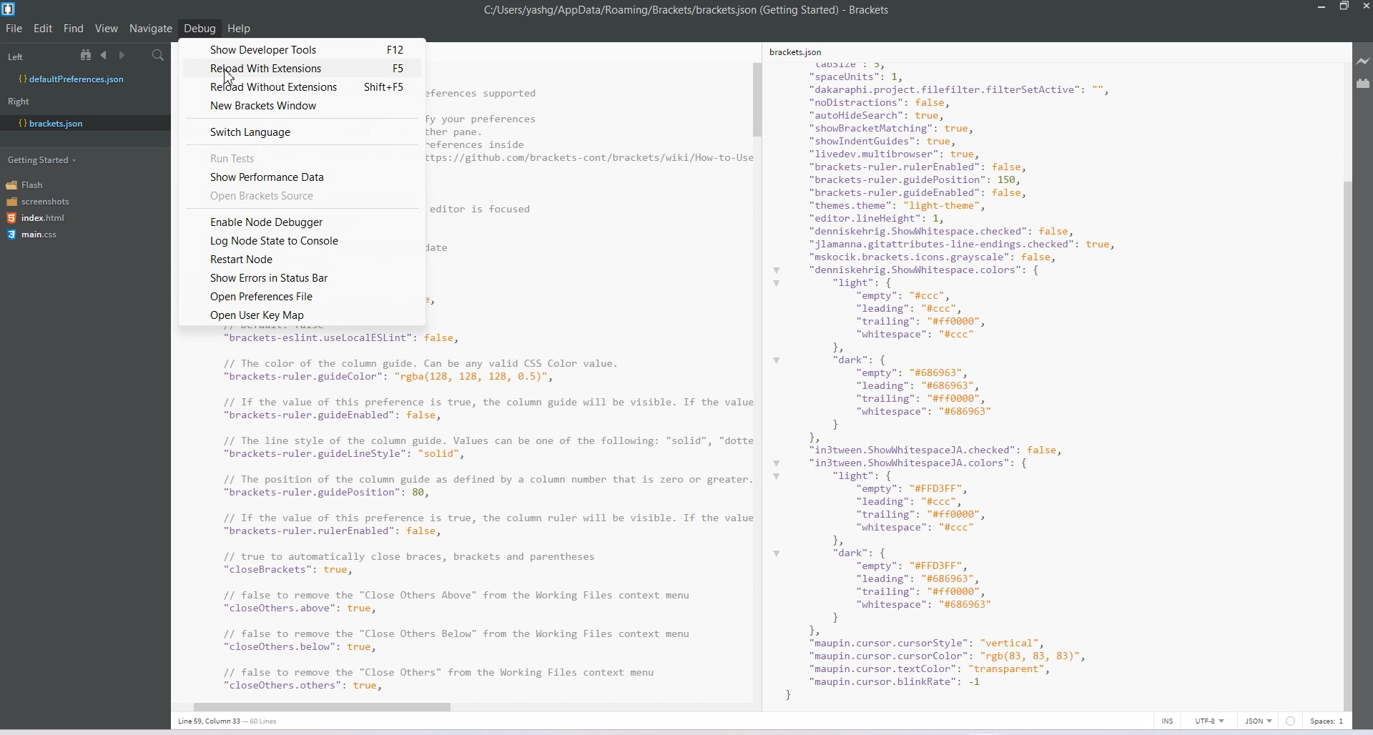 The height and width of the screenshot is (735, 1373). What do you see at coordinates (139, 56) in the screenshot?
I see `Split editor vertically and Horizontally` at bounding box center [139, 56].